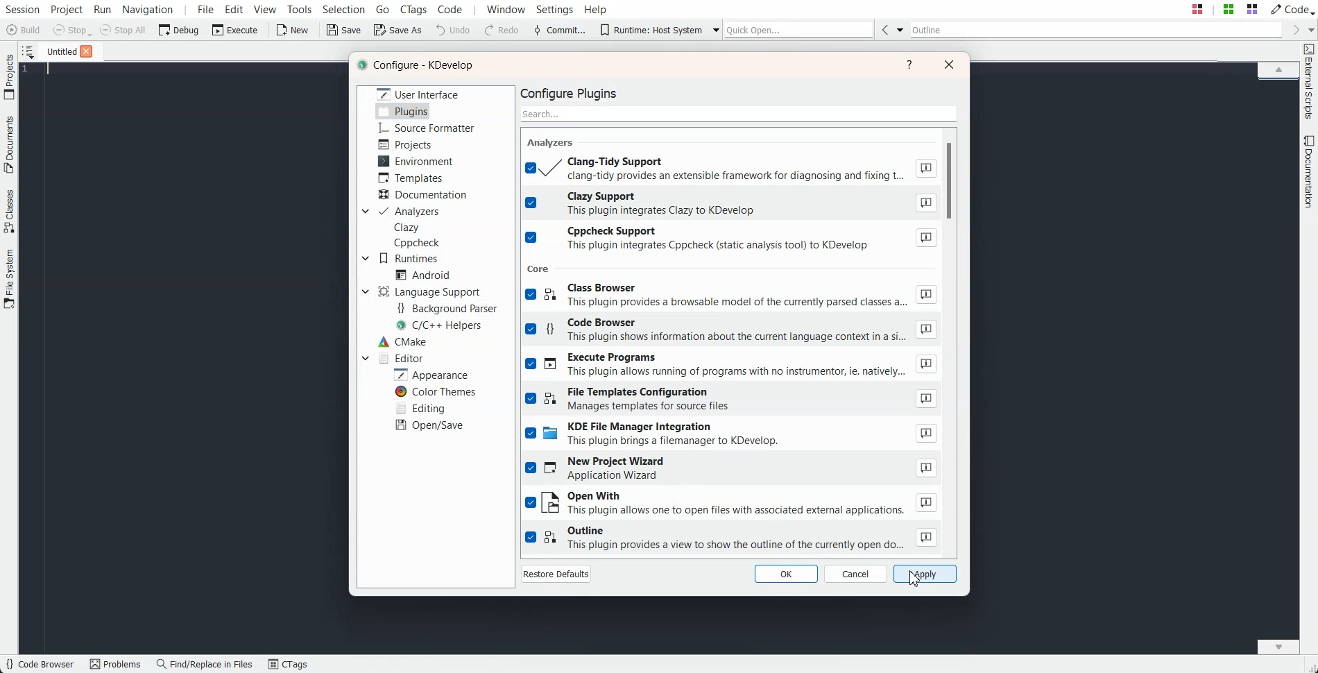  I want to click on Vertical Scroll Bar, so click(955, 339).